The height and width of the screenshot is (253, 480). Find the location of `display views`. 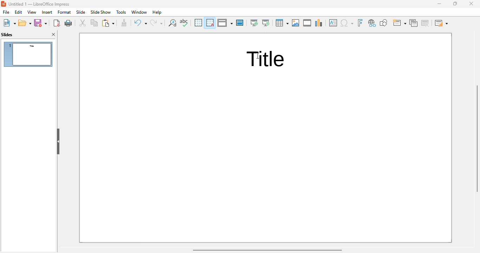

display views is located at coordinates (225, 23).